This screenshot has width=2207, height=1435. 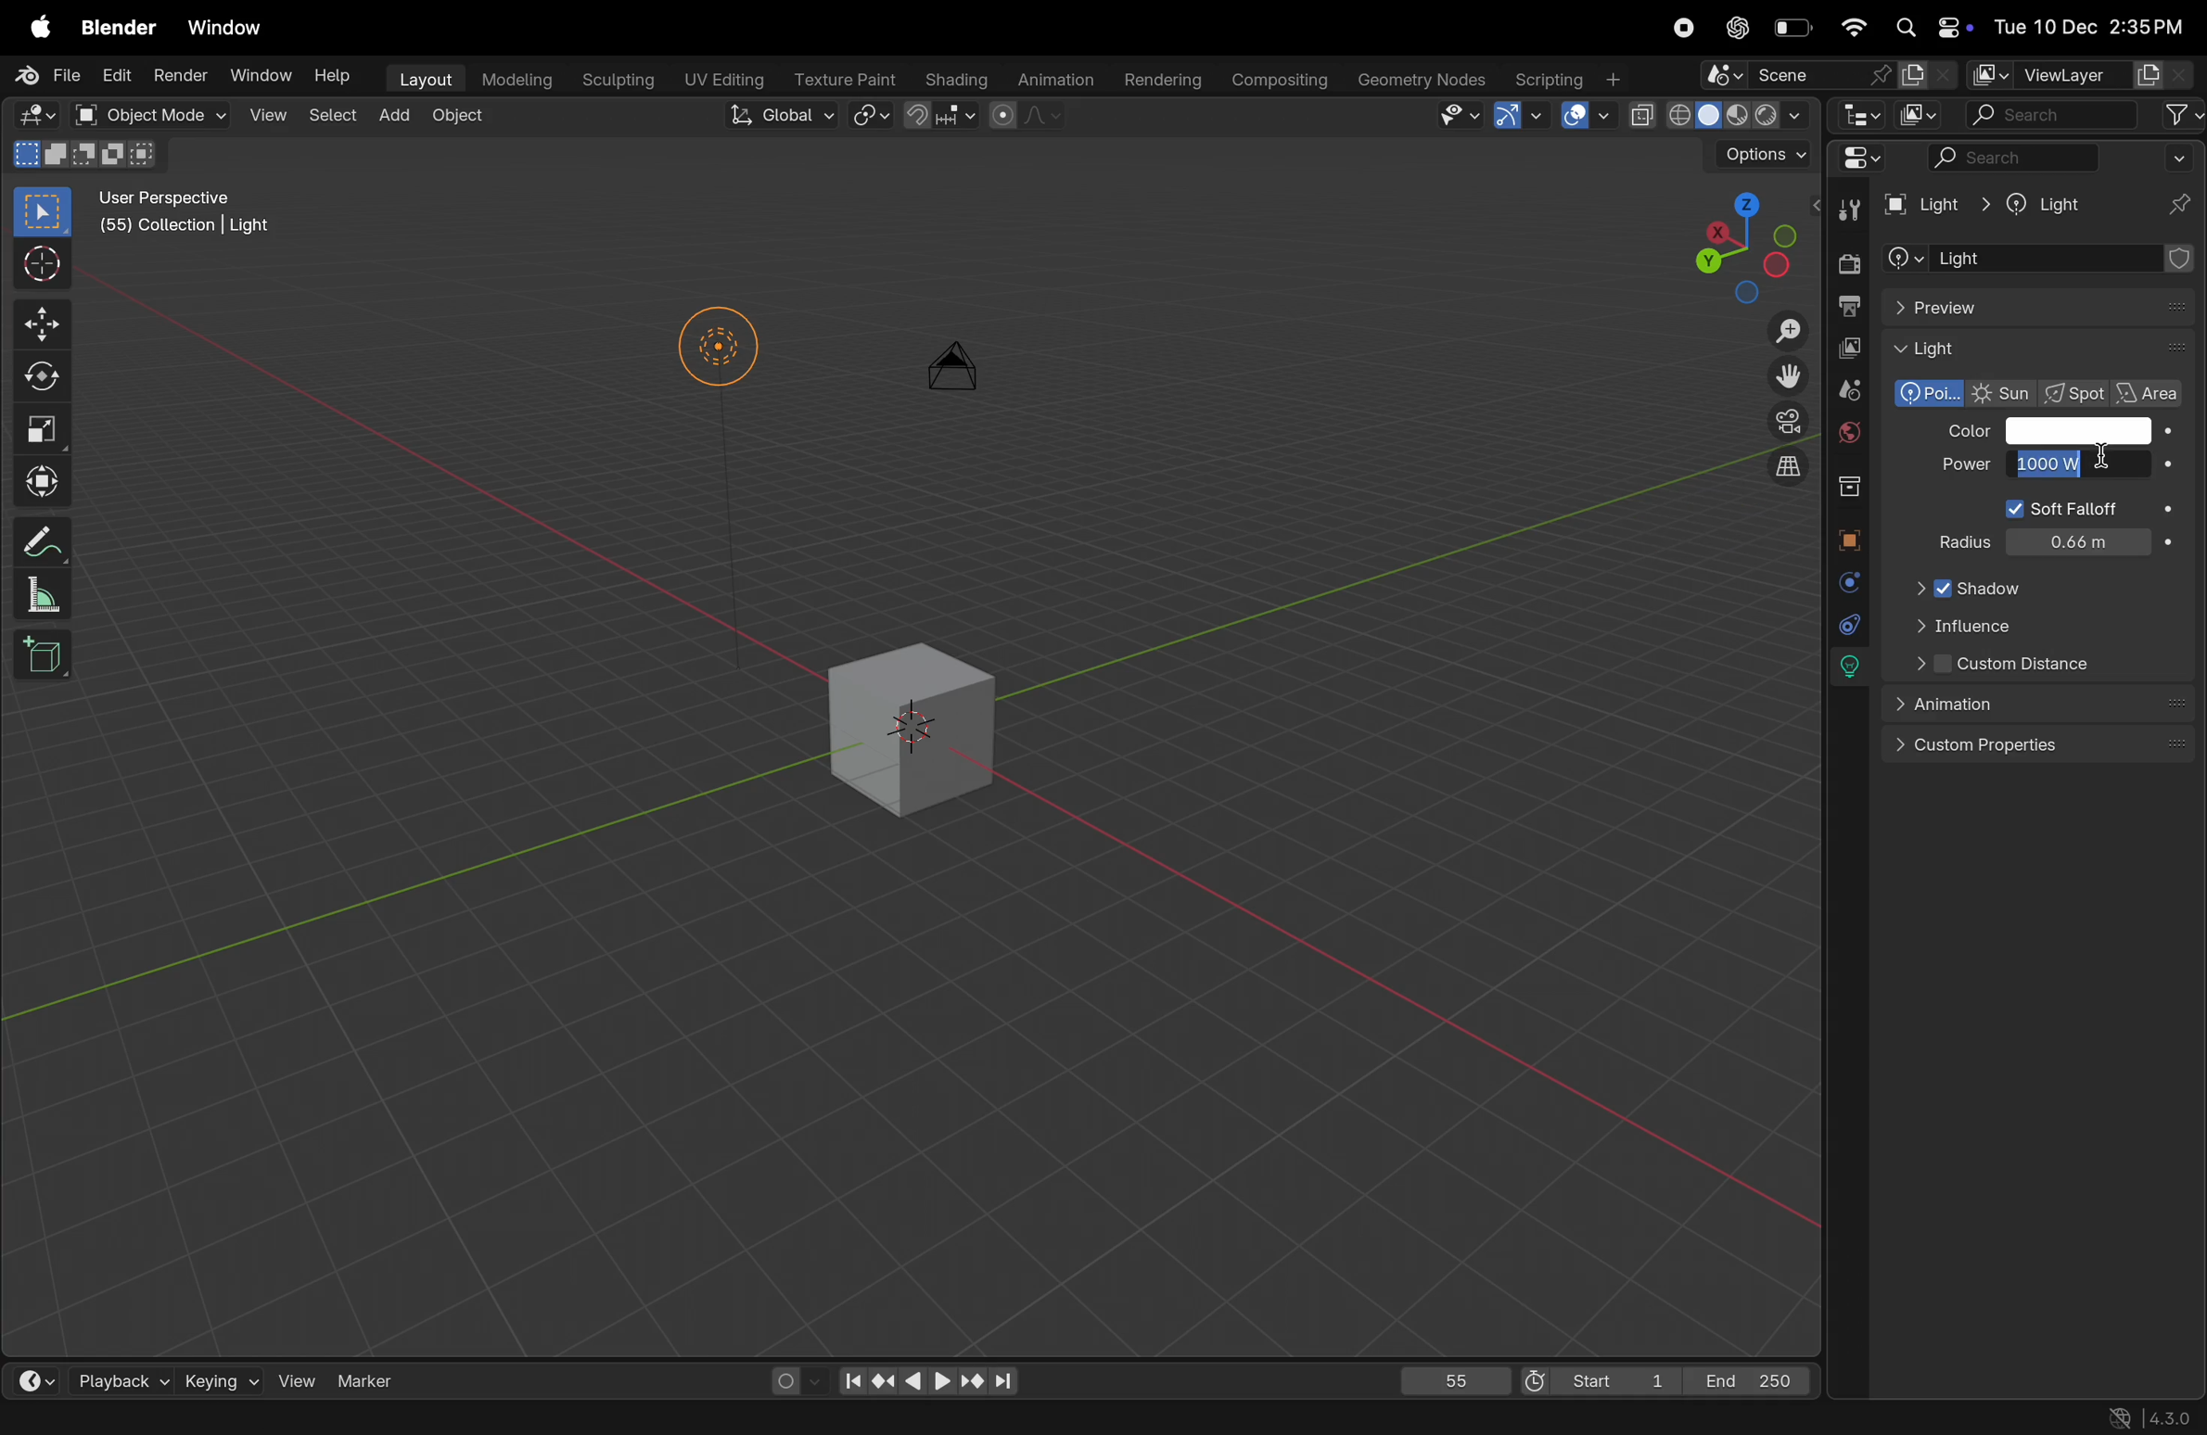 What do you see at coordinates (334, 78) in the screenshot?
I see `Help` at bounding box center [334, 78].